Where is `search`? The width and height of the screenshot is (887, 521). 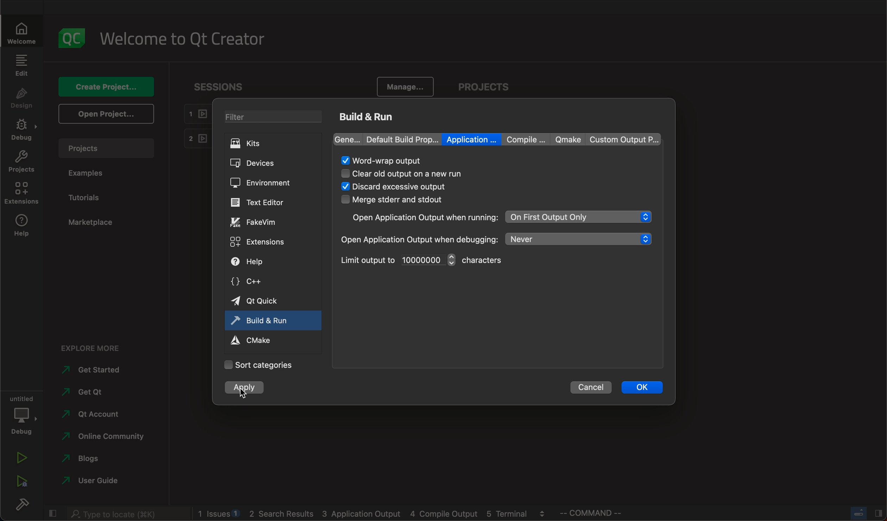 search is located at coordinates (130, 514).